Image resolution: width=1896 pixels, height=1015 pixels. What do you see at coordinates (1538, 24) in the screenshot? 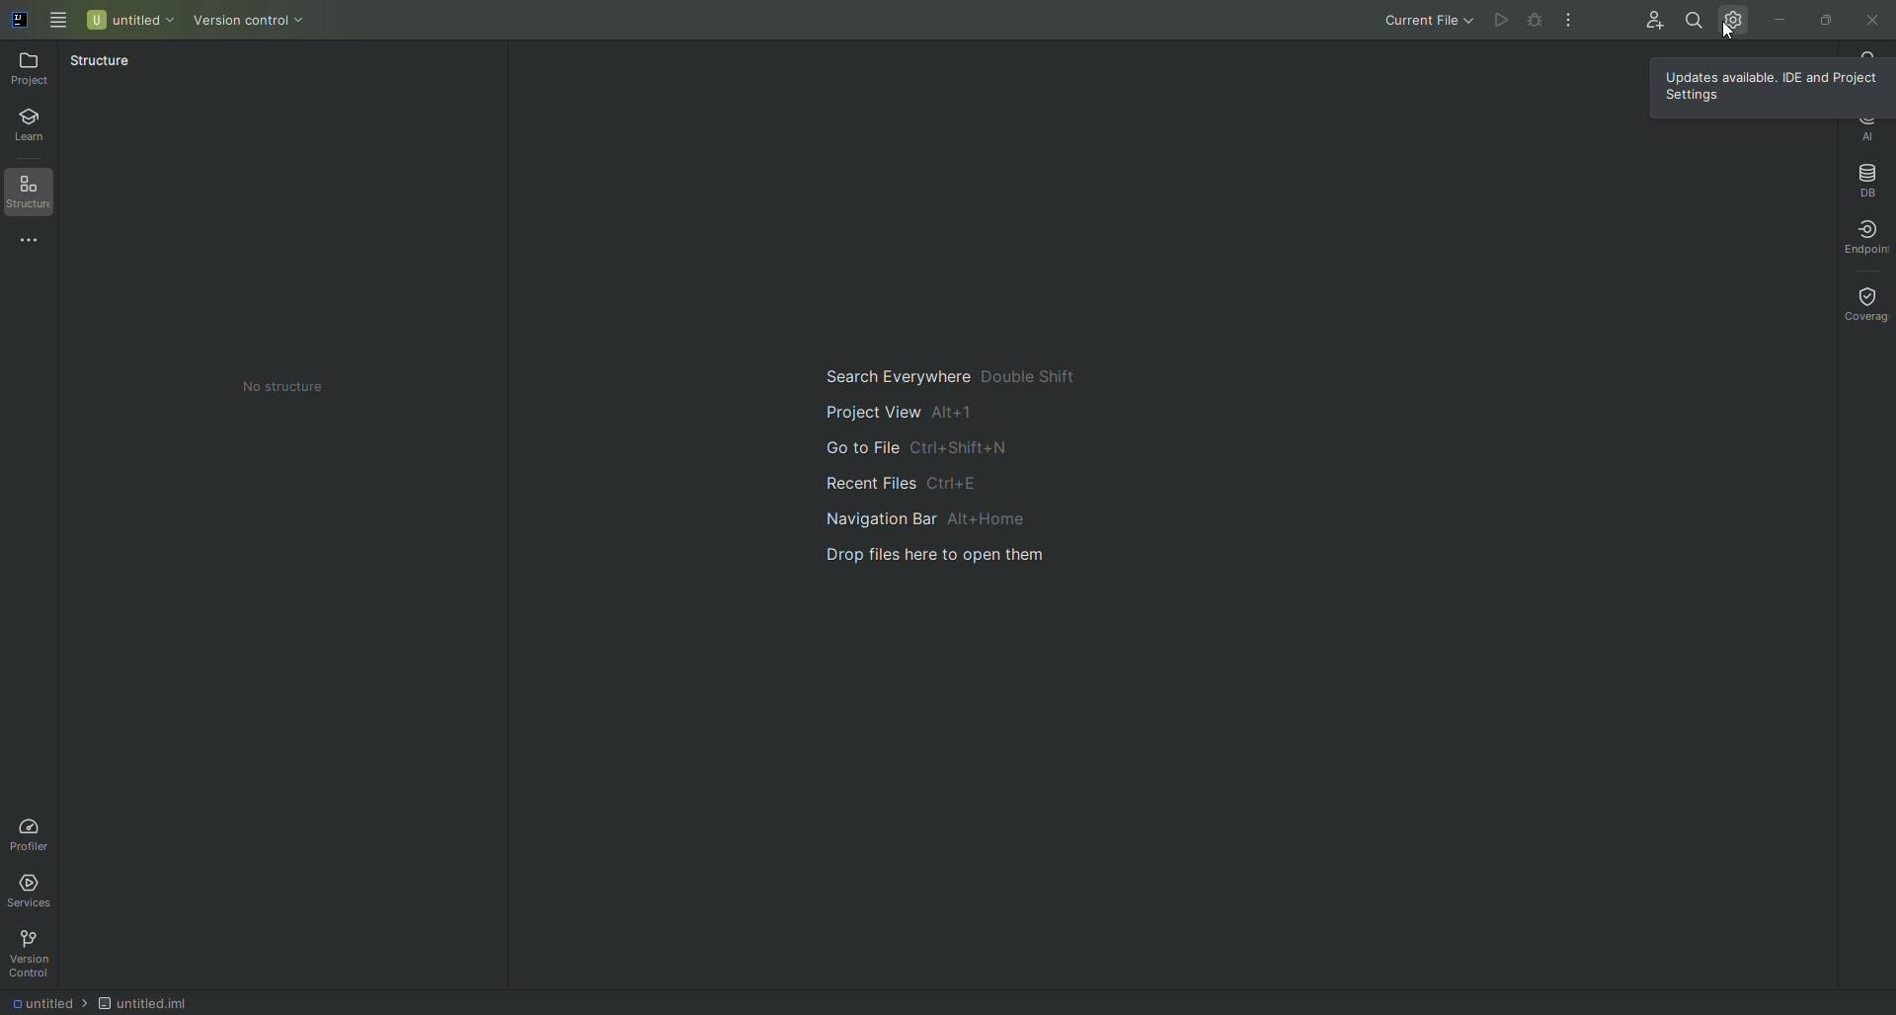
I see `Cannot run current  file` at bounding box center [1538, 24].